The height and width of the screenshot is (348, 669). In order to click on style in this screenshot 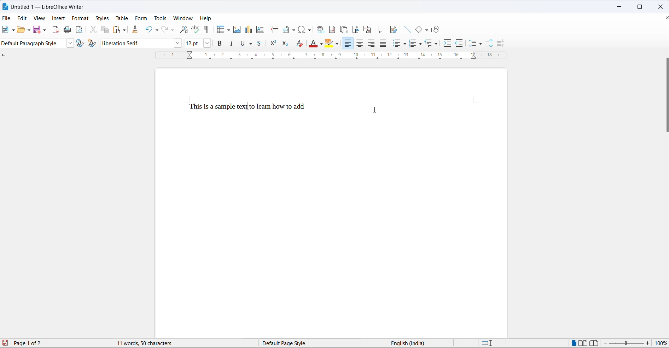, I will do `click(33, 43)`.